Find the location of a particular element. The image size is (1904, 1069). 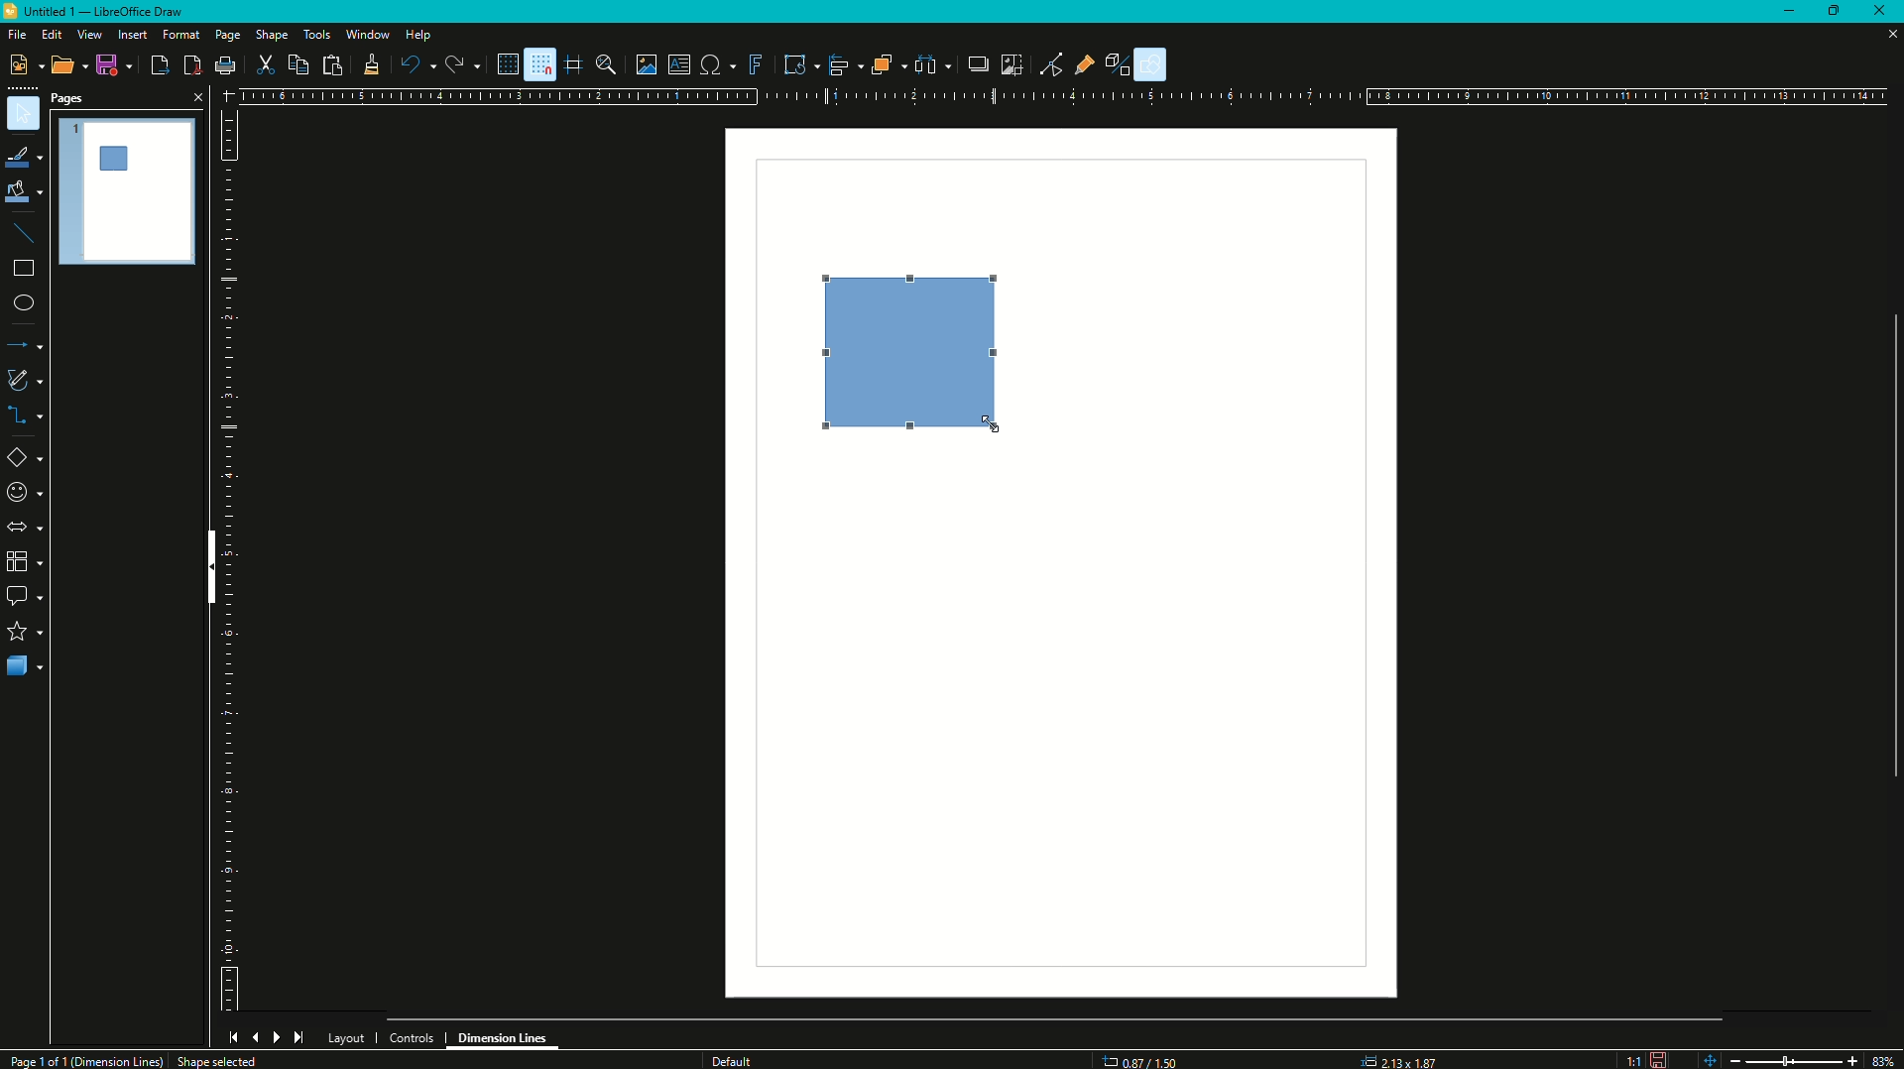

Zoom Out is located at coordinates (1731, 1058).